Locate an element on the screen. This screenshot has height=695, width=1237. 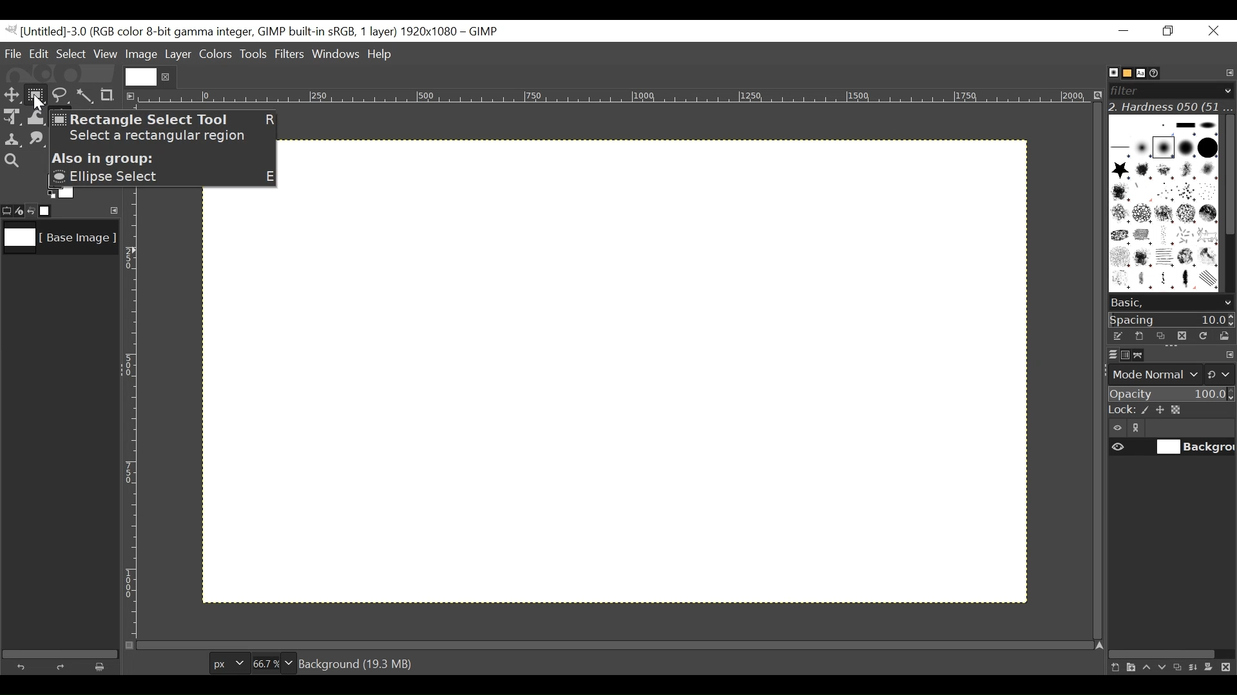
Document History is located at coordinates (1159, 72).